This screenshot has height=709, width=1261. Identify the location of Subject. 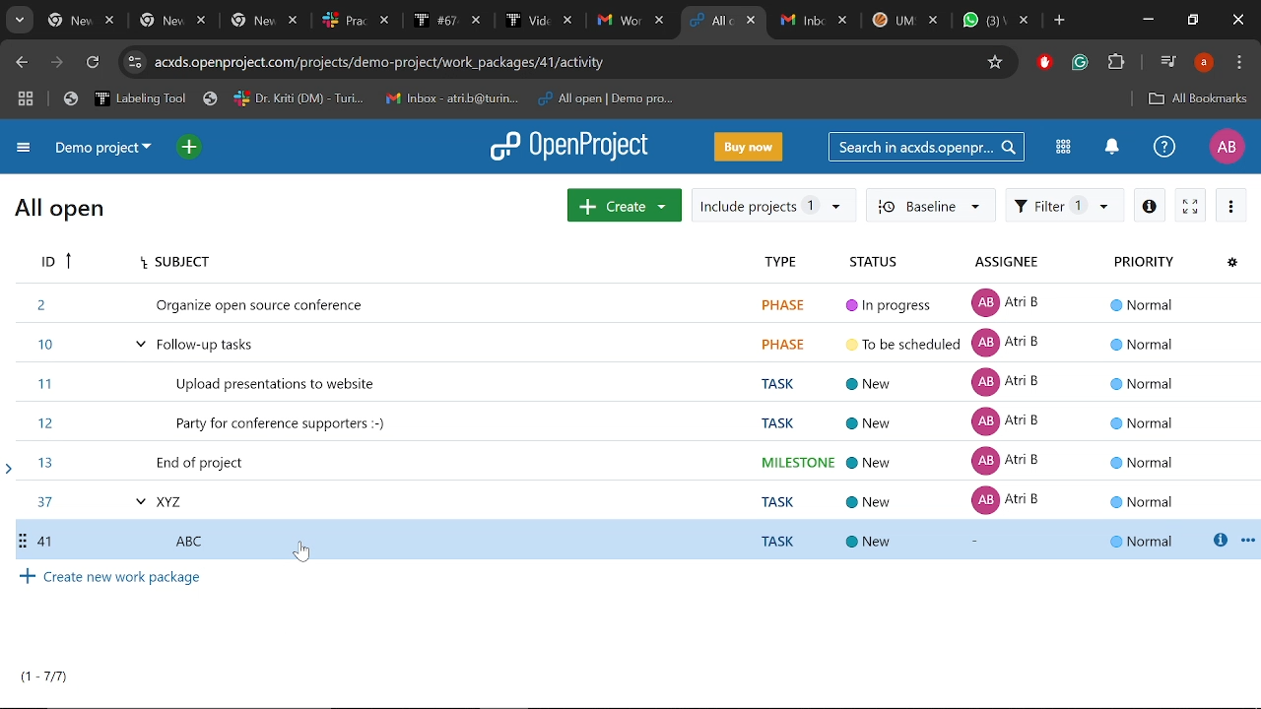
(416, 263).